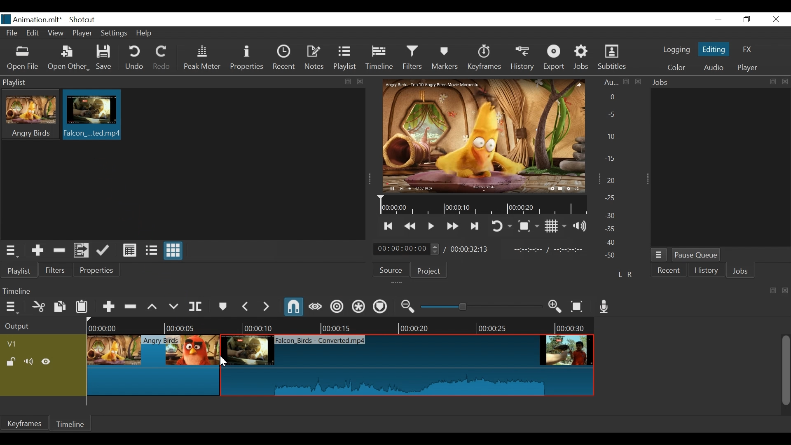 This screenshot has height=445, width=791. What do you see at coordinates (315, 58) in the screenshot?
I see `Notes` at bounding box center [315, 58].